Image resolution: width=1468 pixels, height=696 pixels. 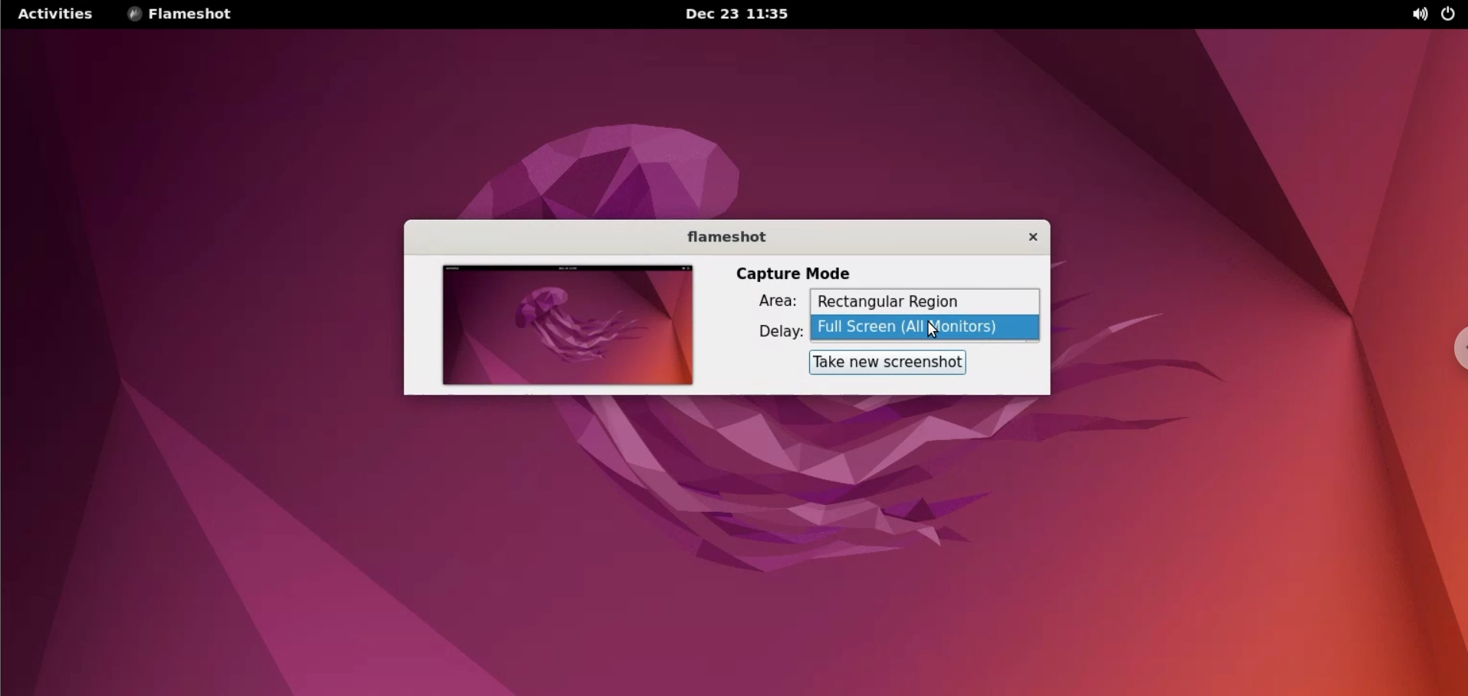 What do you see at coordinates (770, 304) in the screenshot?
I see `area:` at bounding box center [770, 304].